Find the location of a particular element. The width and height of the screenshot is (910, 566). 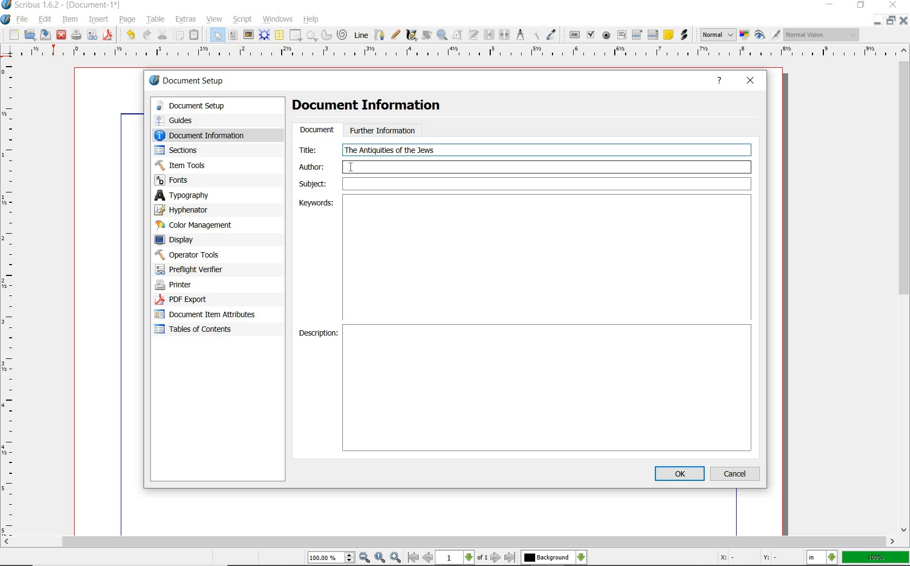

select image preview mode is located at coordinates (718, 35).